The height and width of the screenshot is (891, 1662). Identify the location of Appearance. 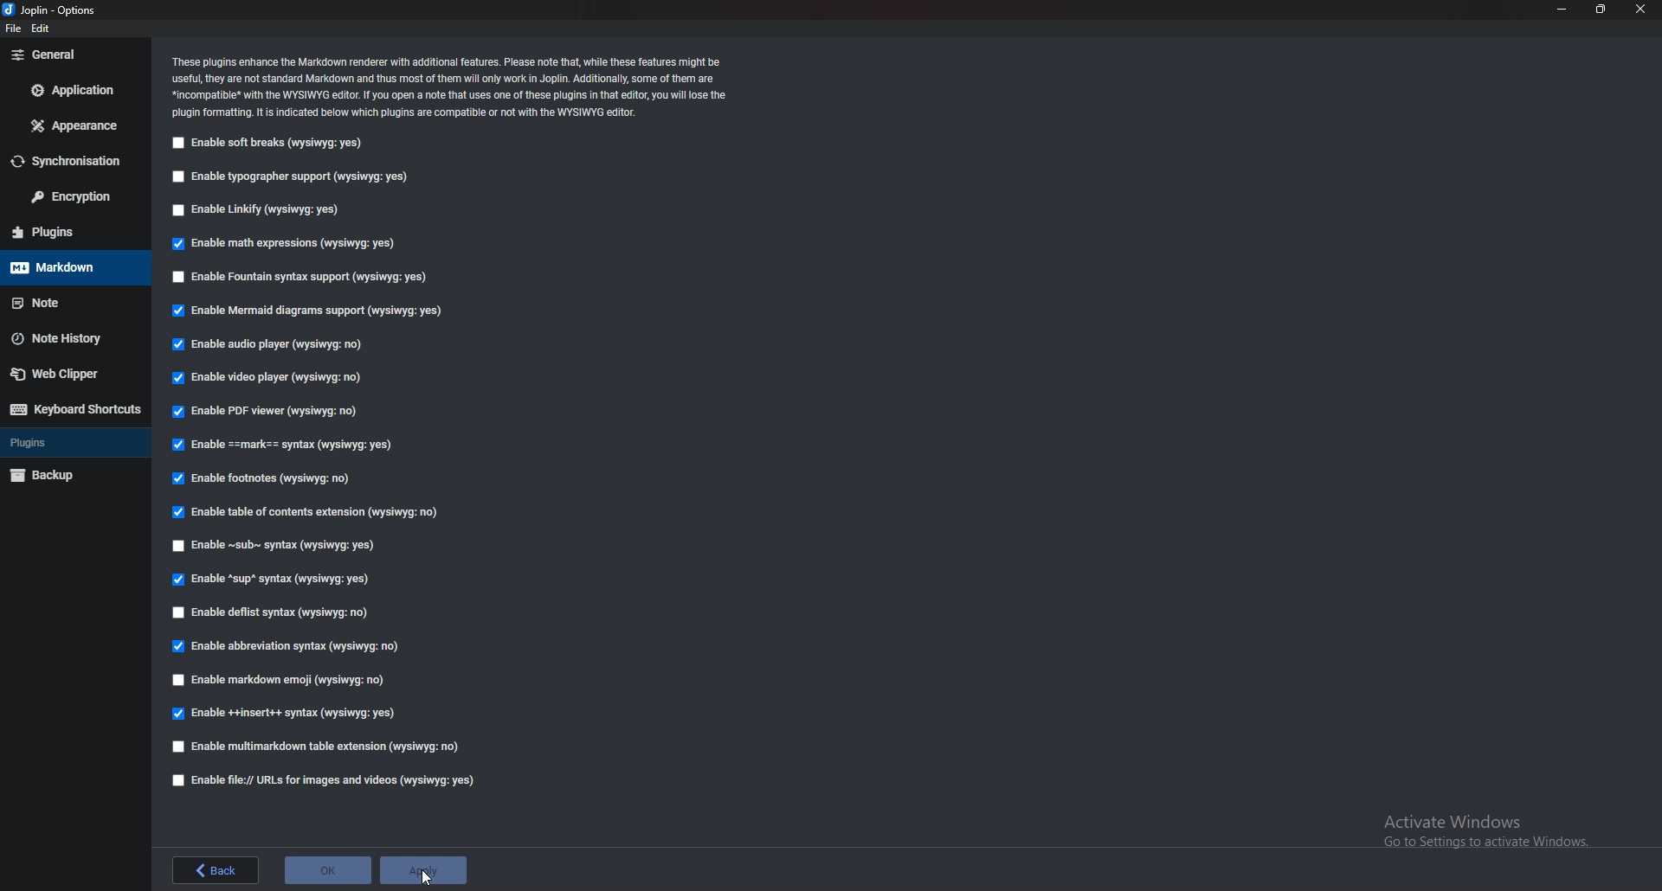
(76, 125).